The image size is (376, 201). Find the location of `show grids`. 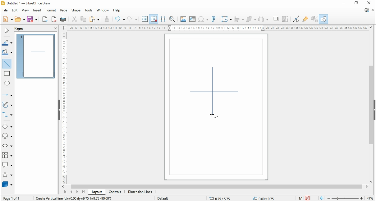

show grids is located at coordinates (145, 19).